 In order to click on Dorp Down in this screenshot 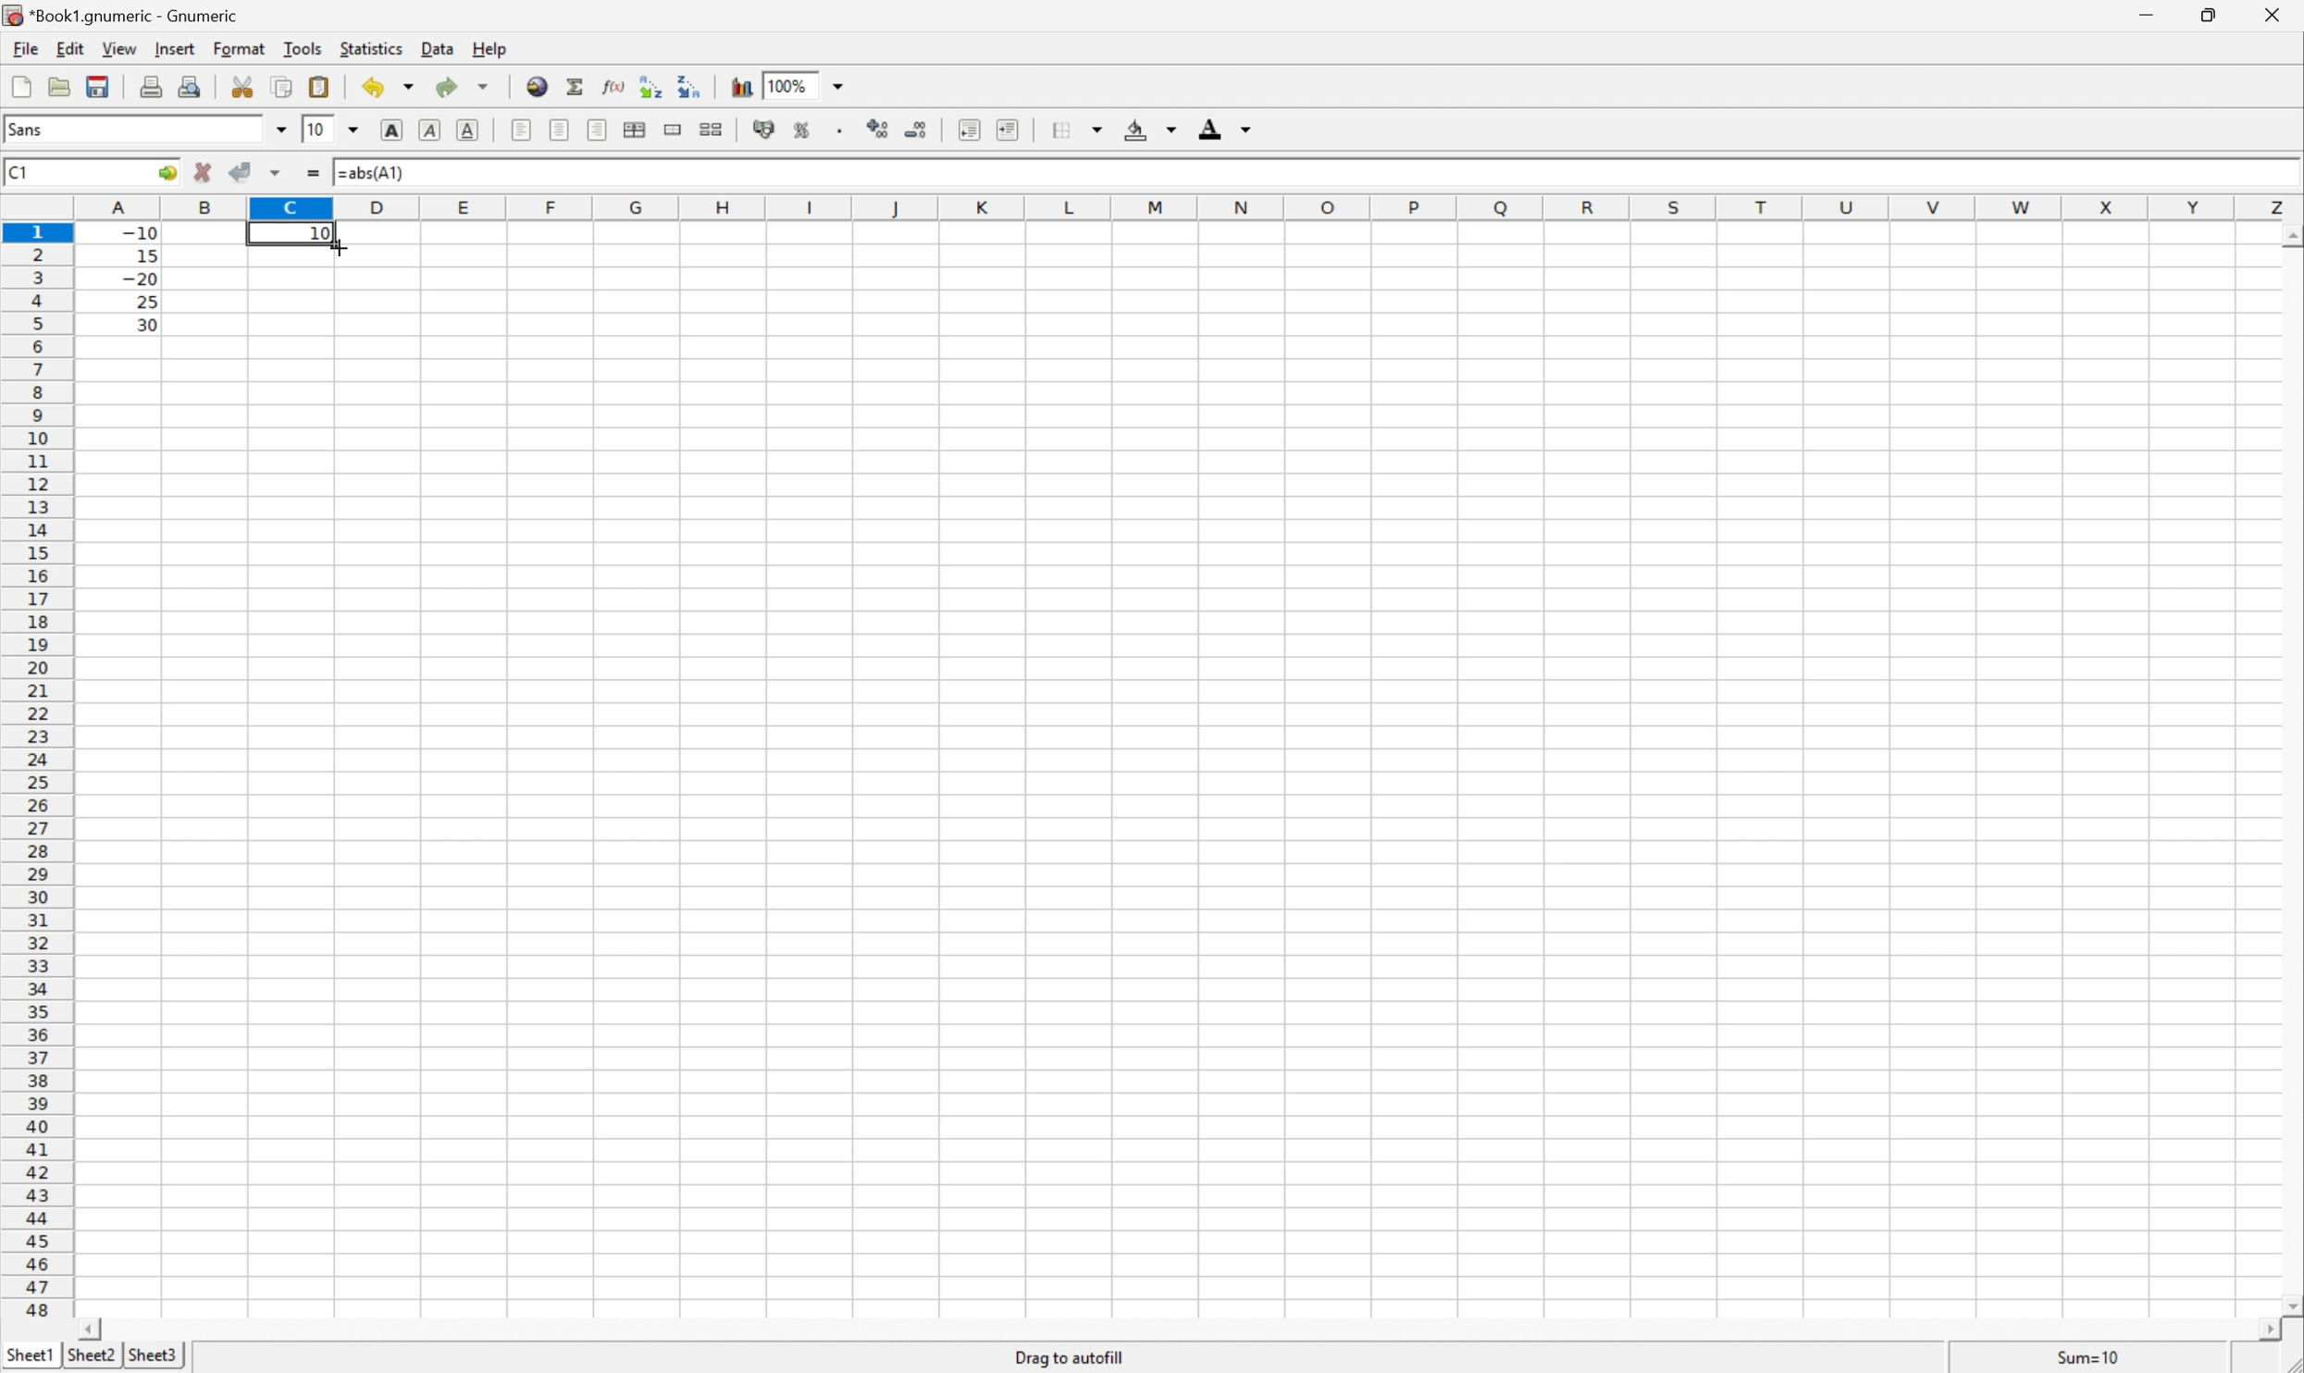, I will do `click(1247, 131)`.